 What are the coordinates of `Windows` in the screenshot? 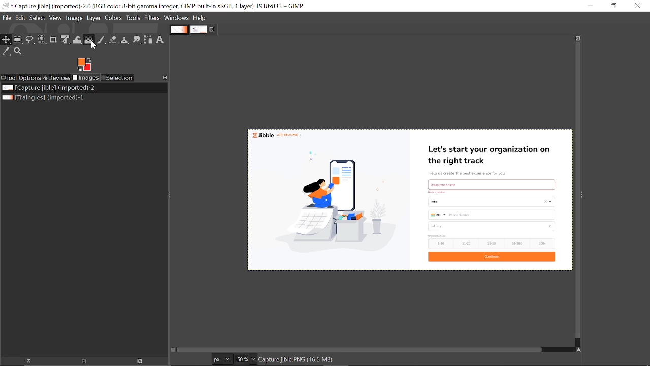 It's located at (177, 18).